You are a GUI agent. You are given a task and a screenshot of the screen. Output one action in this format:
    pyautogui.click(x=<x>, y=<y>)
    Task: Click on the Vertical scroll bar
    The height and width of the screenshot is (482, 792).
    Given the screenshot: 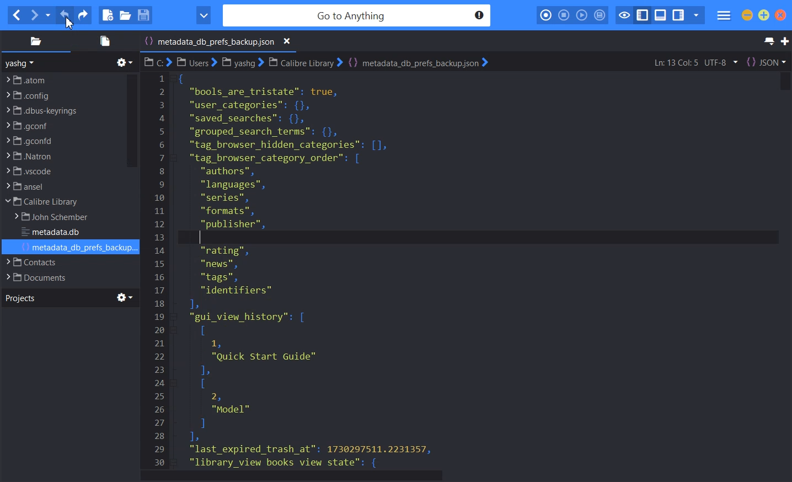 What is the action you would take?
    pyautogui.click(x=783, y=270)
    